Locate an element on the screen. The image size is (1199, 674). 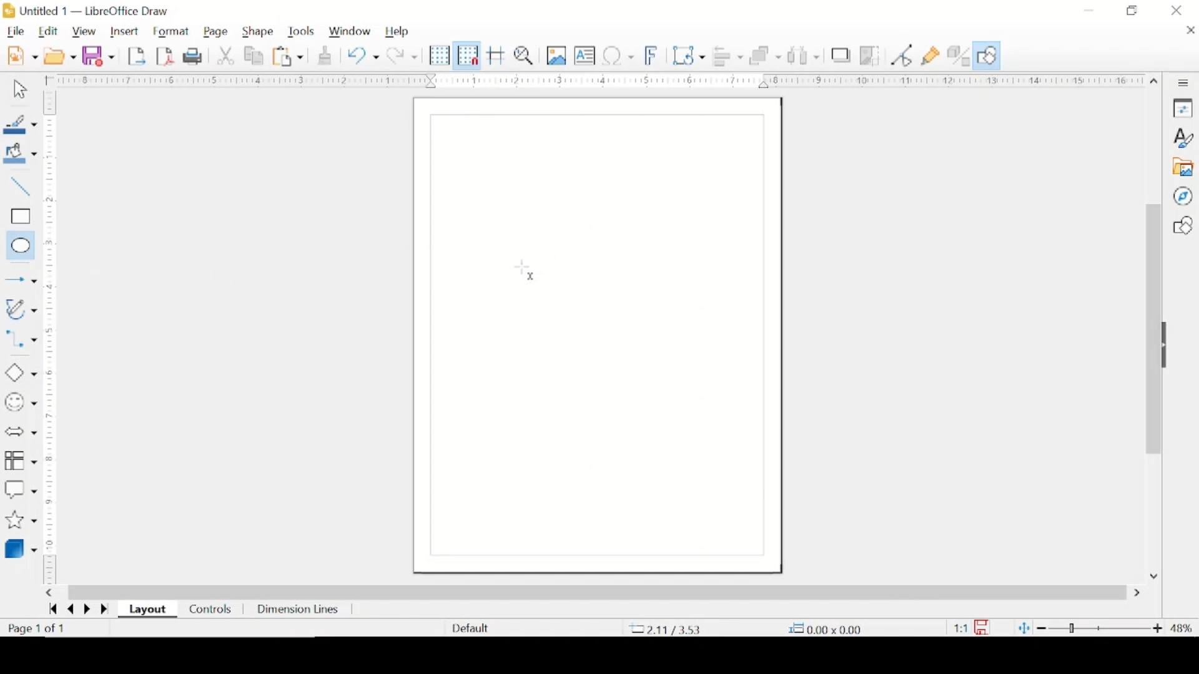
this document has been modified is located at coordinates (974, 627).